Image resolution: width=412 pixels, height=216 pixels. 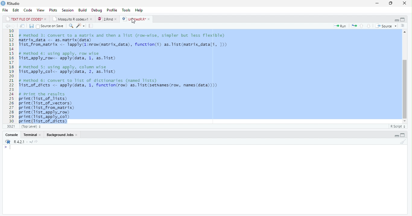 What do you see at coordinates (41, 10) in the screenshot?
I see `View` at bounding box center [41, 10].